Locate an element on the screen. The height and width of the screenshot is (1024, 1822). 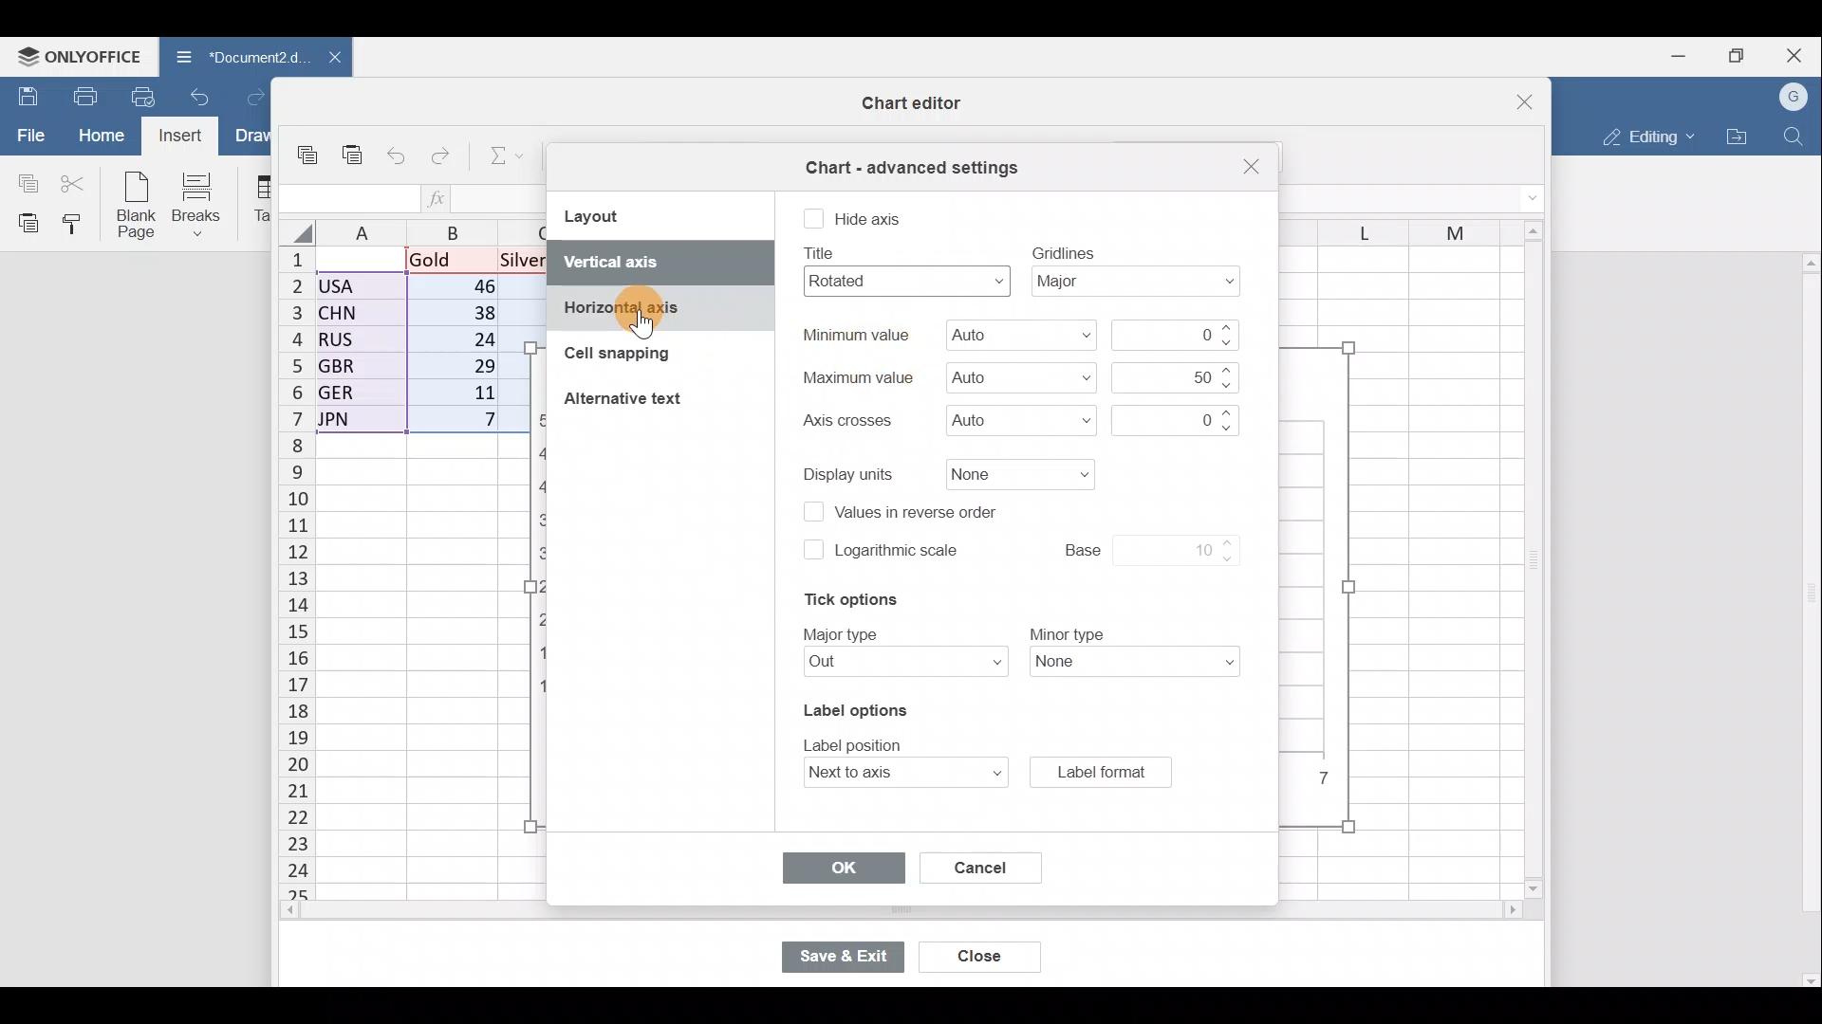
Copy is located at coordinates (309, 148).